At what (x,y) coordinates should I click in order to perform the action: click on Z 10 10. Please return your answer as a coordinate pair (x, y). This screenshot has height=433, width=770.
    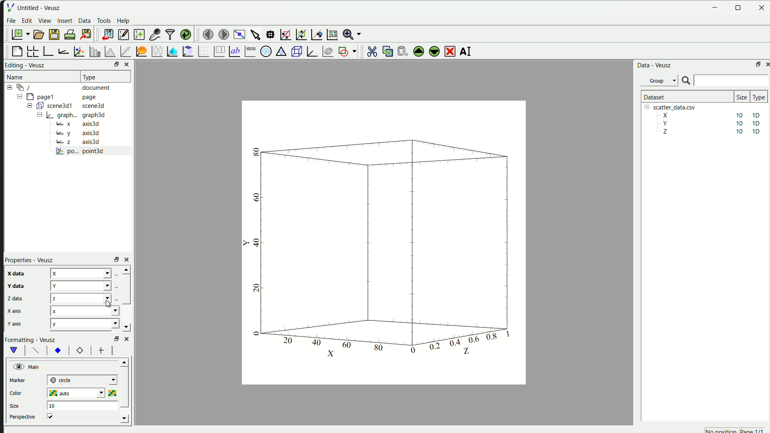
    Looking at the image, I should click on (709, 132).